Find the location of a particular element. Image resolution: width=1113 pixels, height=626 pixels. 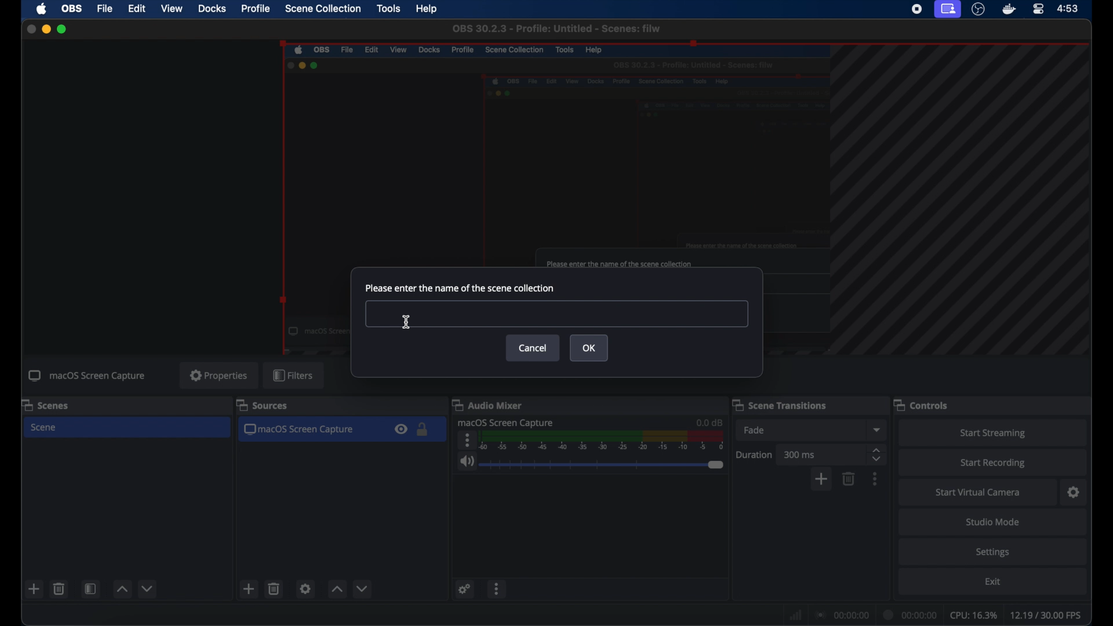

fade is located at coordinates (754, 431).